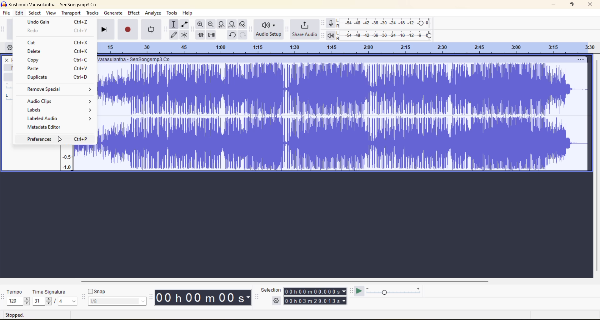 This screenshot has height=320, width=600. What do you see at coordinates (257, 297) in the screenshot?
I see `selection tool bar` at bounding box center [257, 297].